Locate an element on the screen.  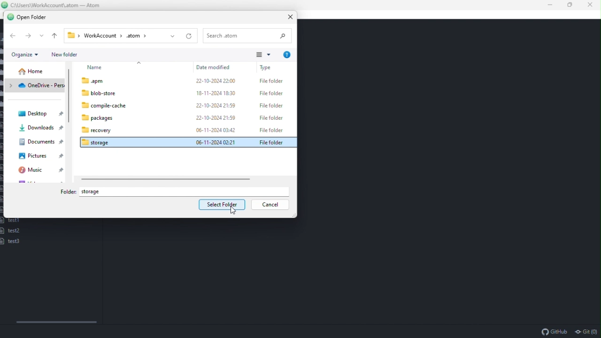
Cancel is located at coordinates (270, 206).